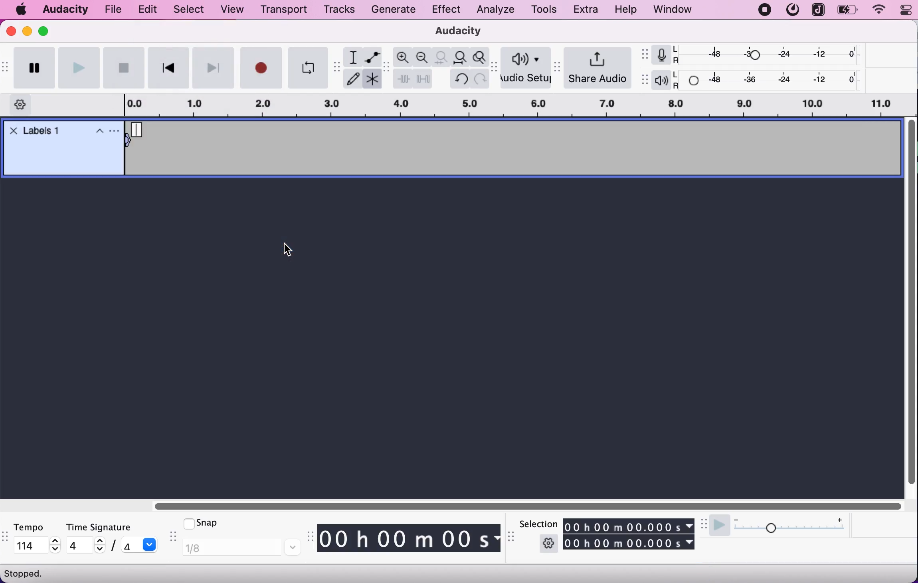 This screenshot has width=918, height=583. Describe the element at coordinates (480, 58) in the screenshot. I see `zoom toggle` at that location.